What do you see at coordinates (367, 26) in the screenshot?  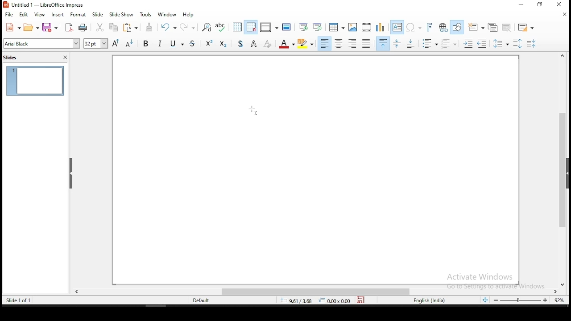 I see `insert audio or video` at bounding box center [367, 26].